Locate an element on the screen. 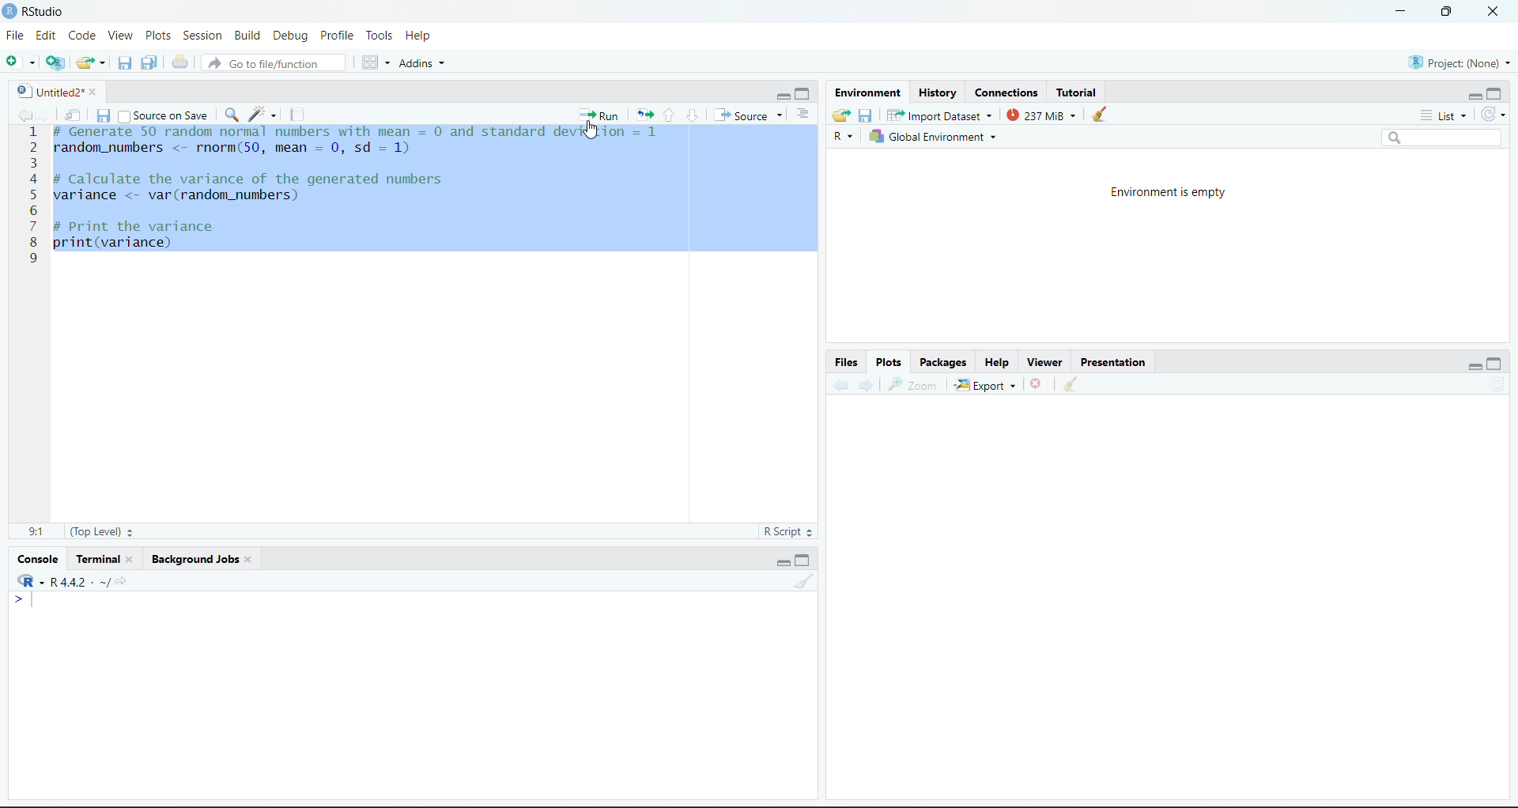 This screenshot has width=1518, height=808. Plots is located at coordinates (889, 362).